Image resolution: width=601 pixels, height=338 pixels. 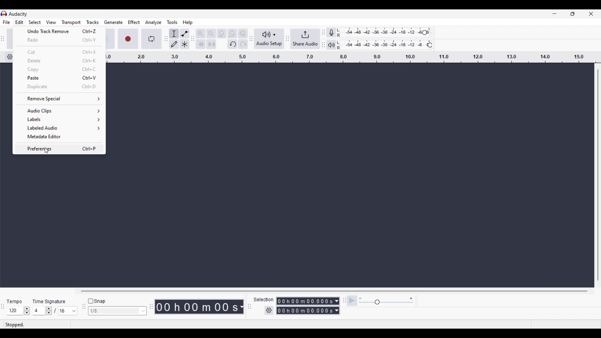 I want to click on Fit project to width, so click(x=233, y=33).